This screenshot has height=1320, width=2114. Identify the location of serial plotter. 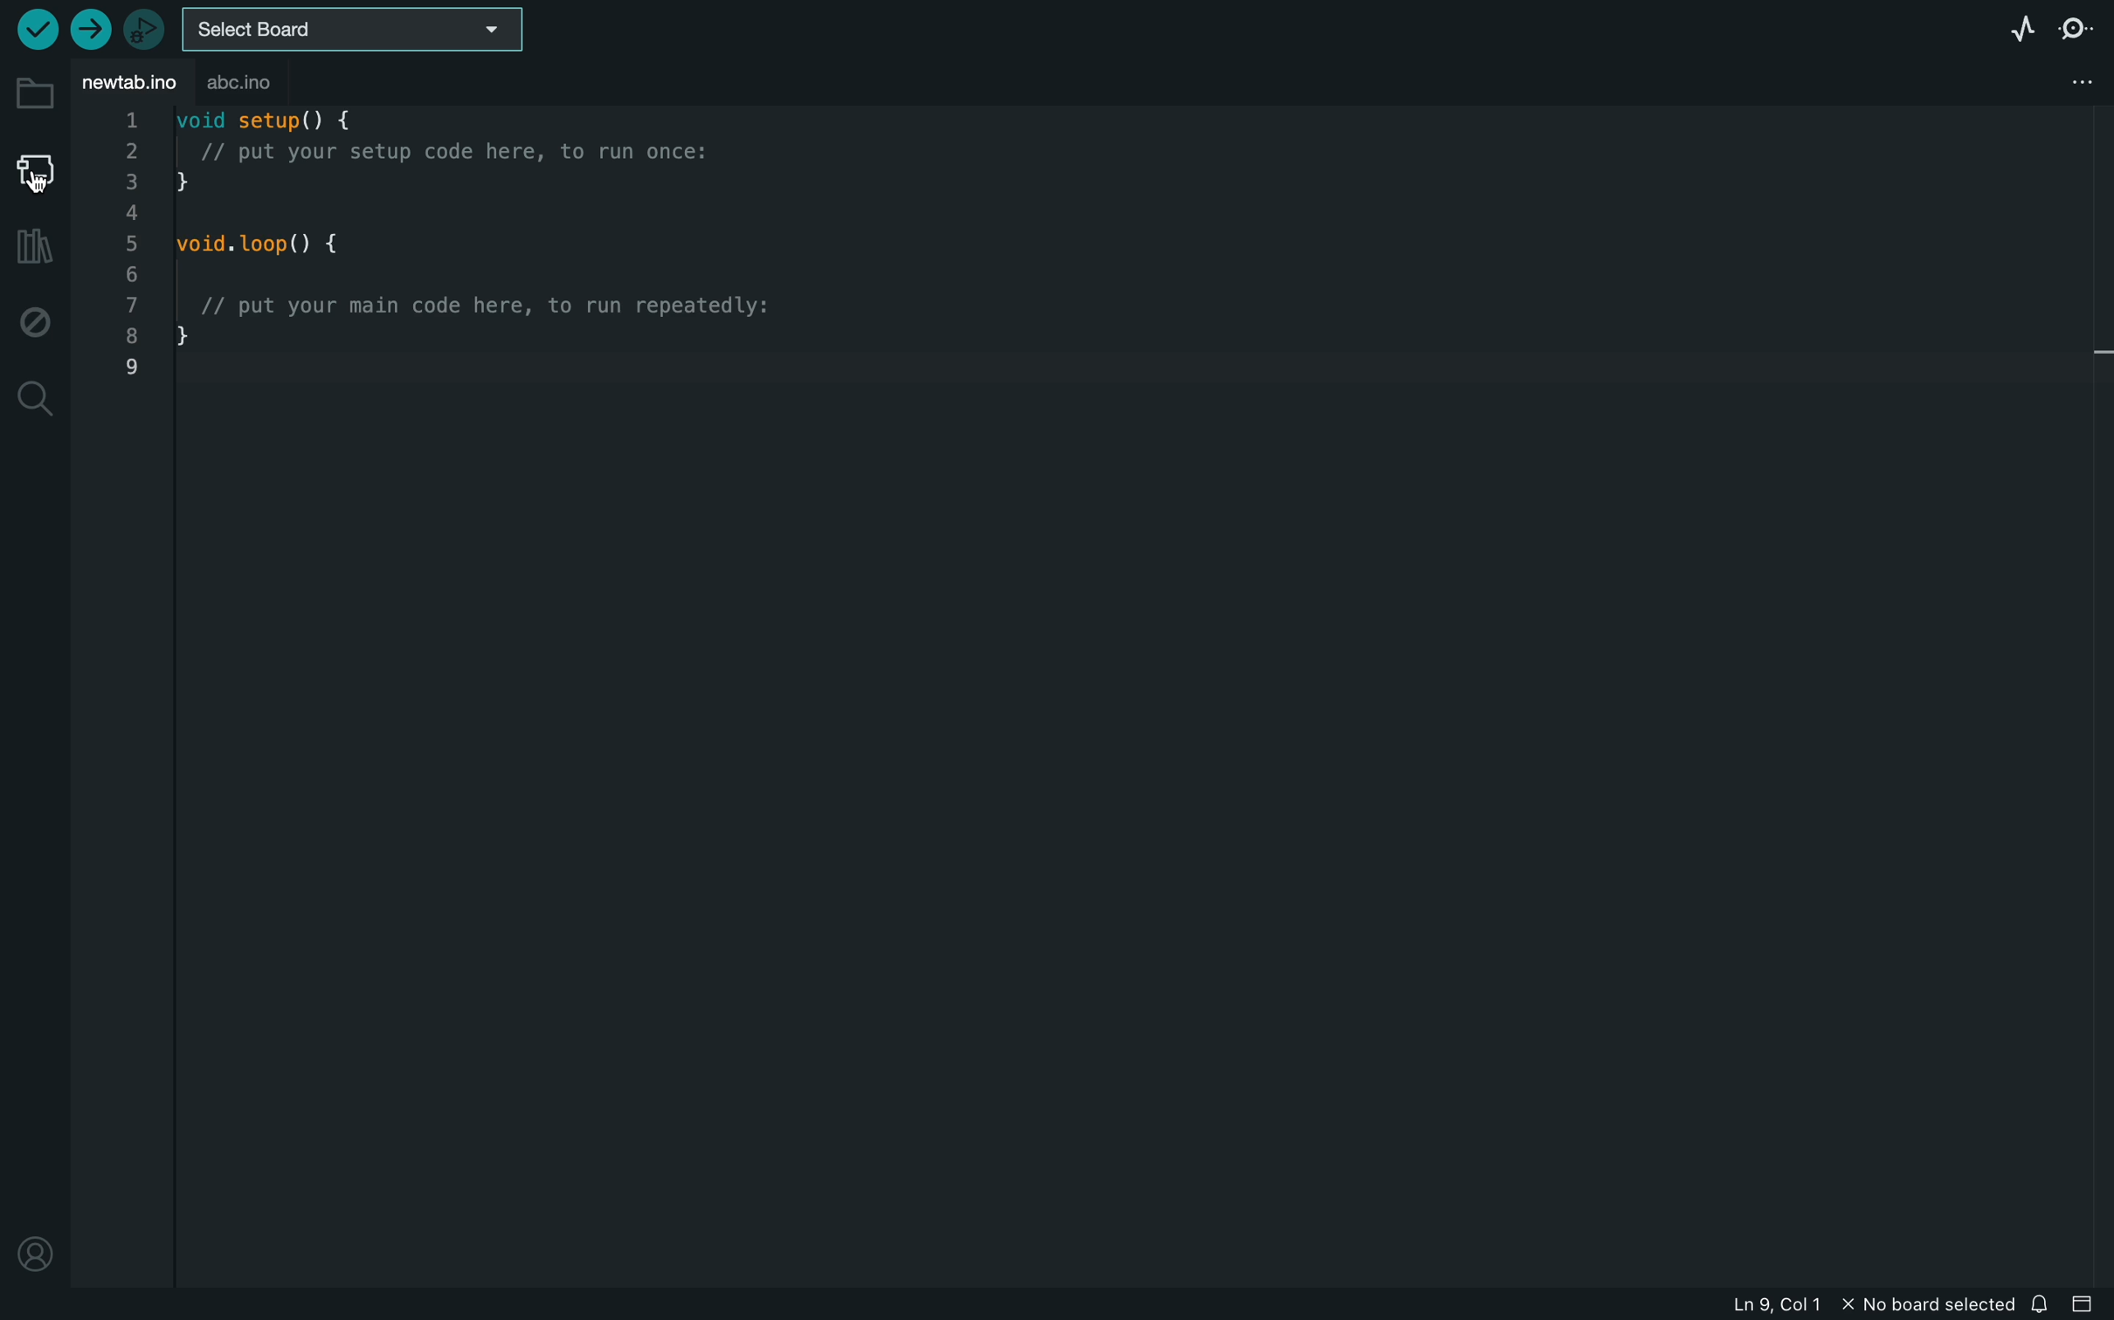
(2020, 31).